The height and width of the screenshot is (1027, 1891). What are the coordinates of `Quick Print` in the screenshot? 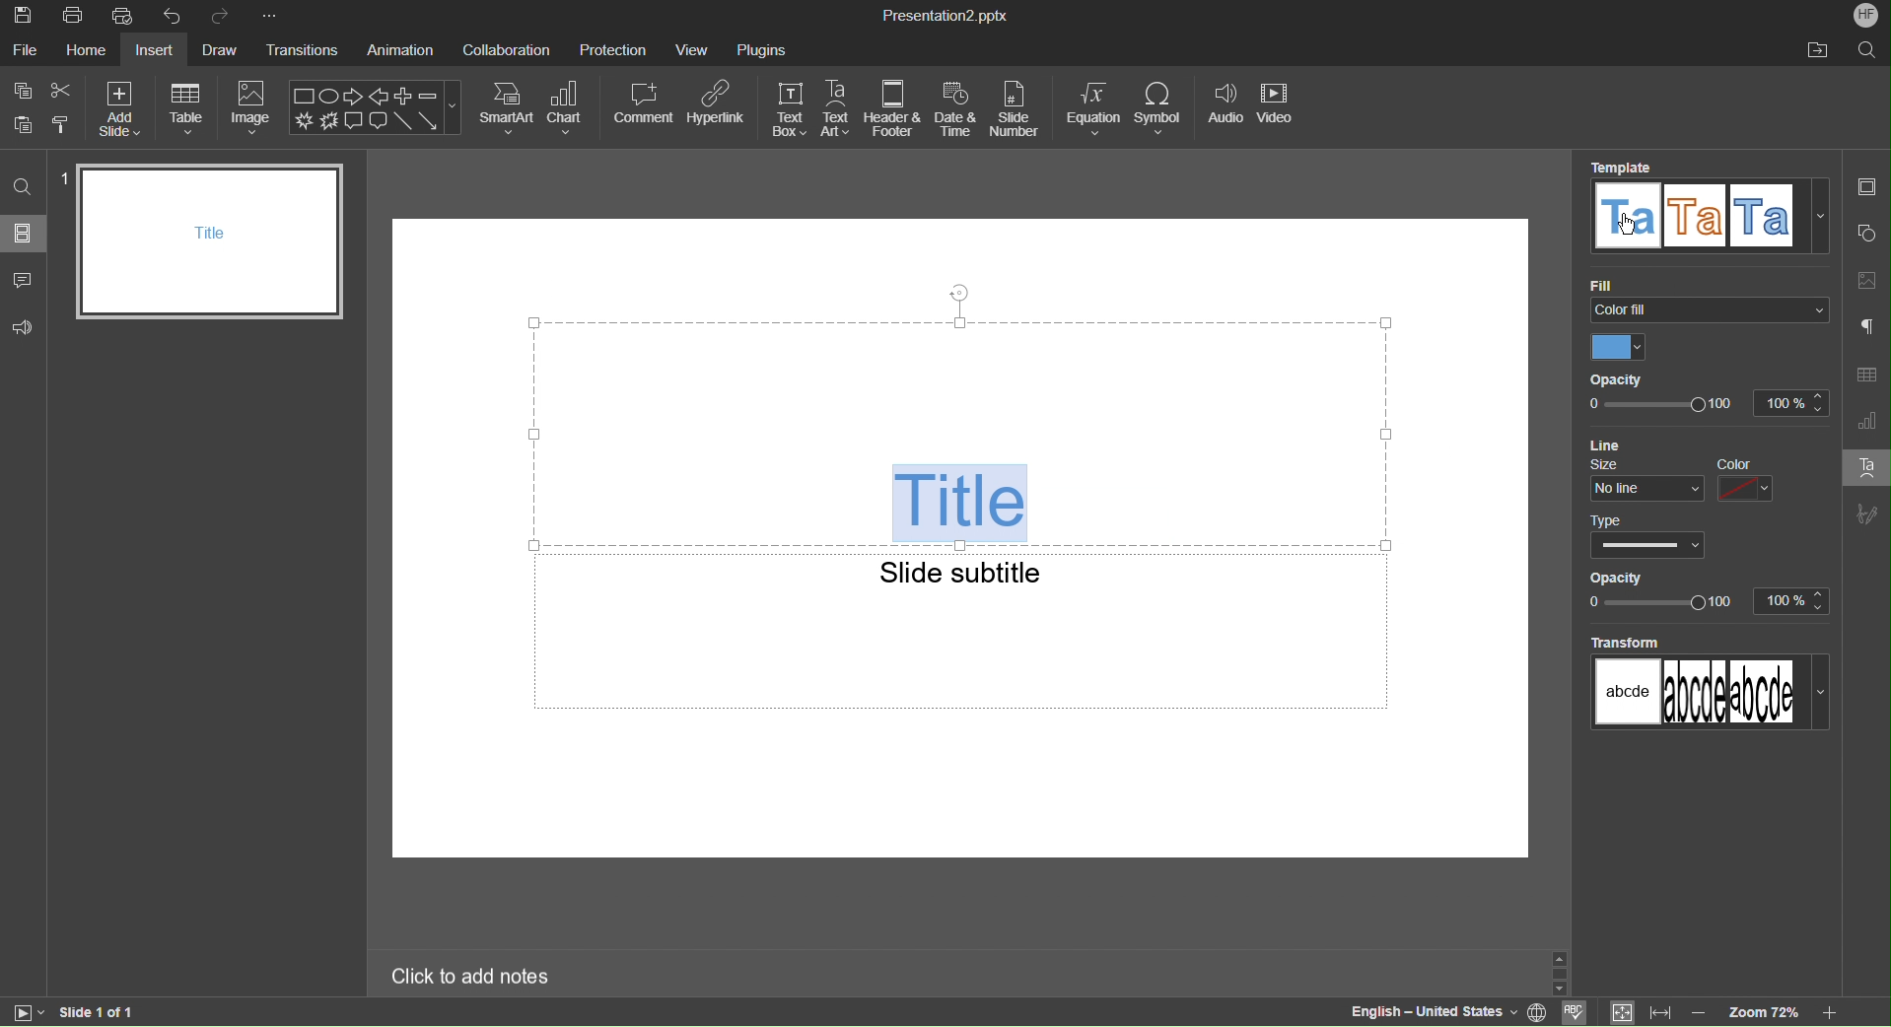 It's located at (123, 16).